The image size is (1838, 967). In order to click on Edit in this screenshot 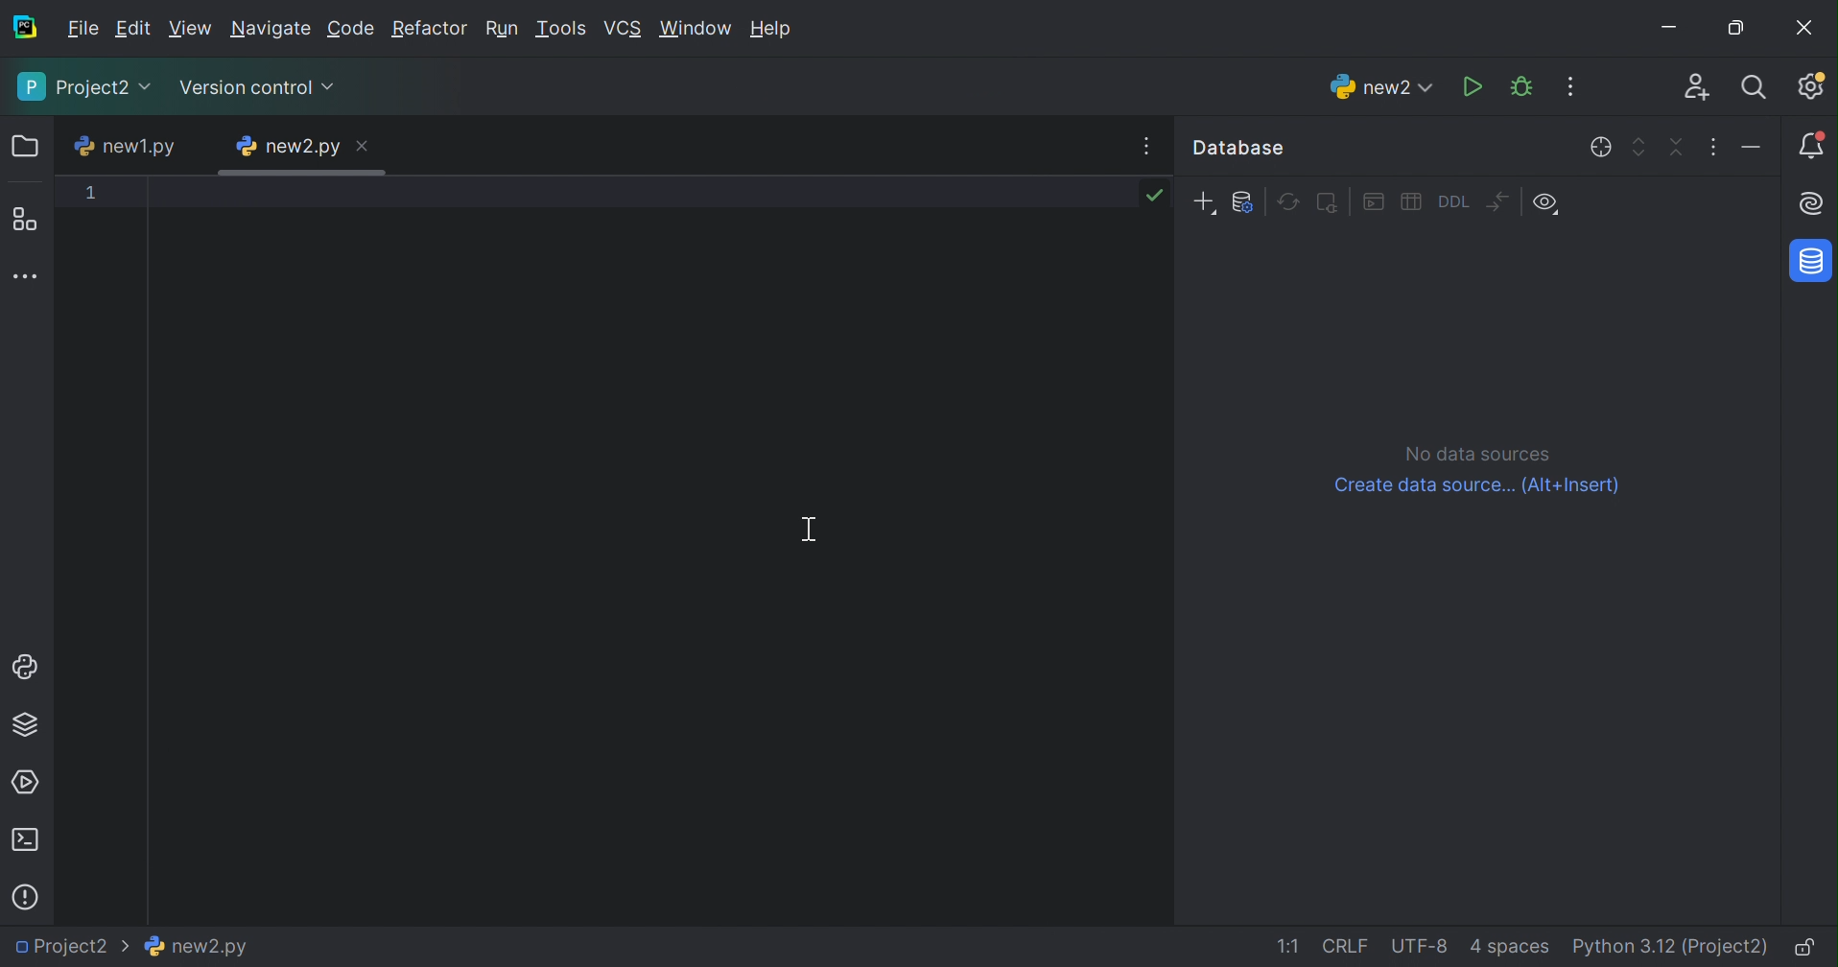, I will do `click(131, 28)`.